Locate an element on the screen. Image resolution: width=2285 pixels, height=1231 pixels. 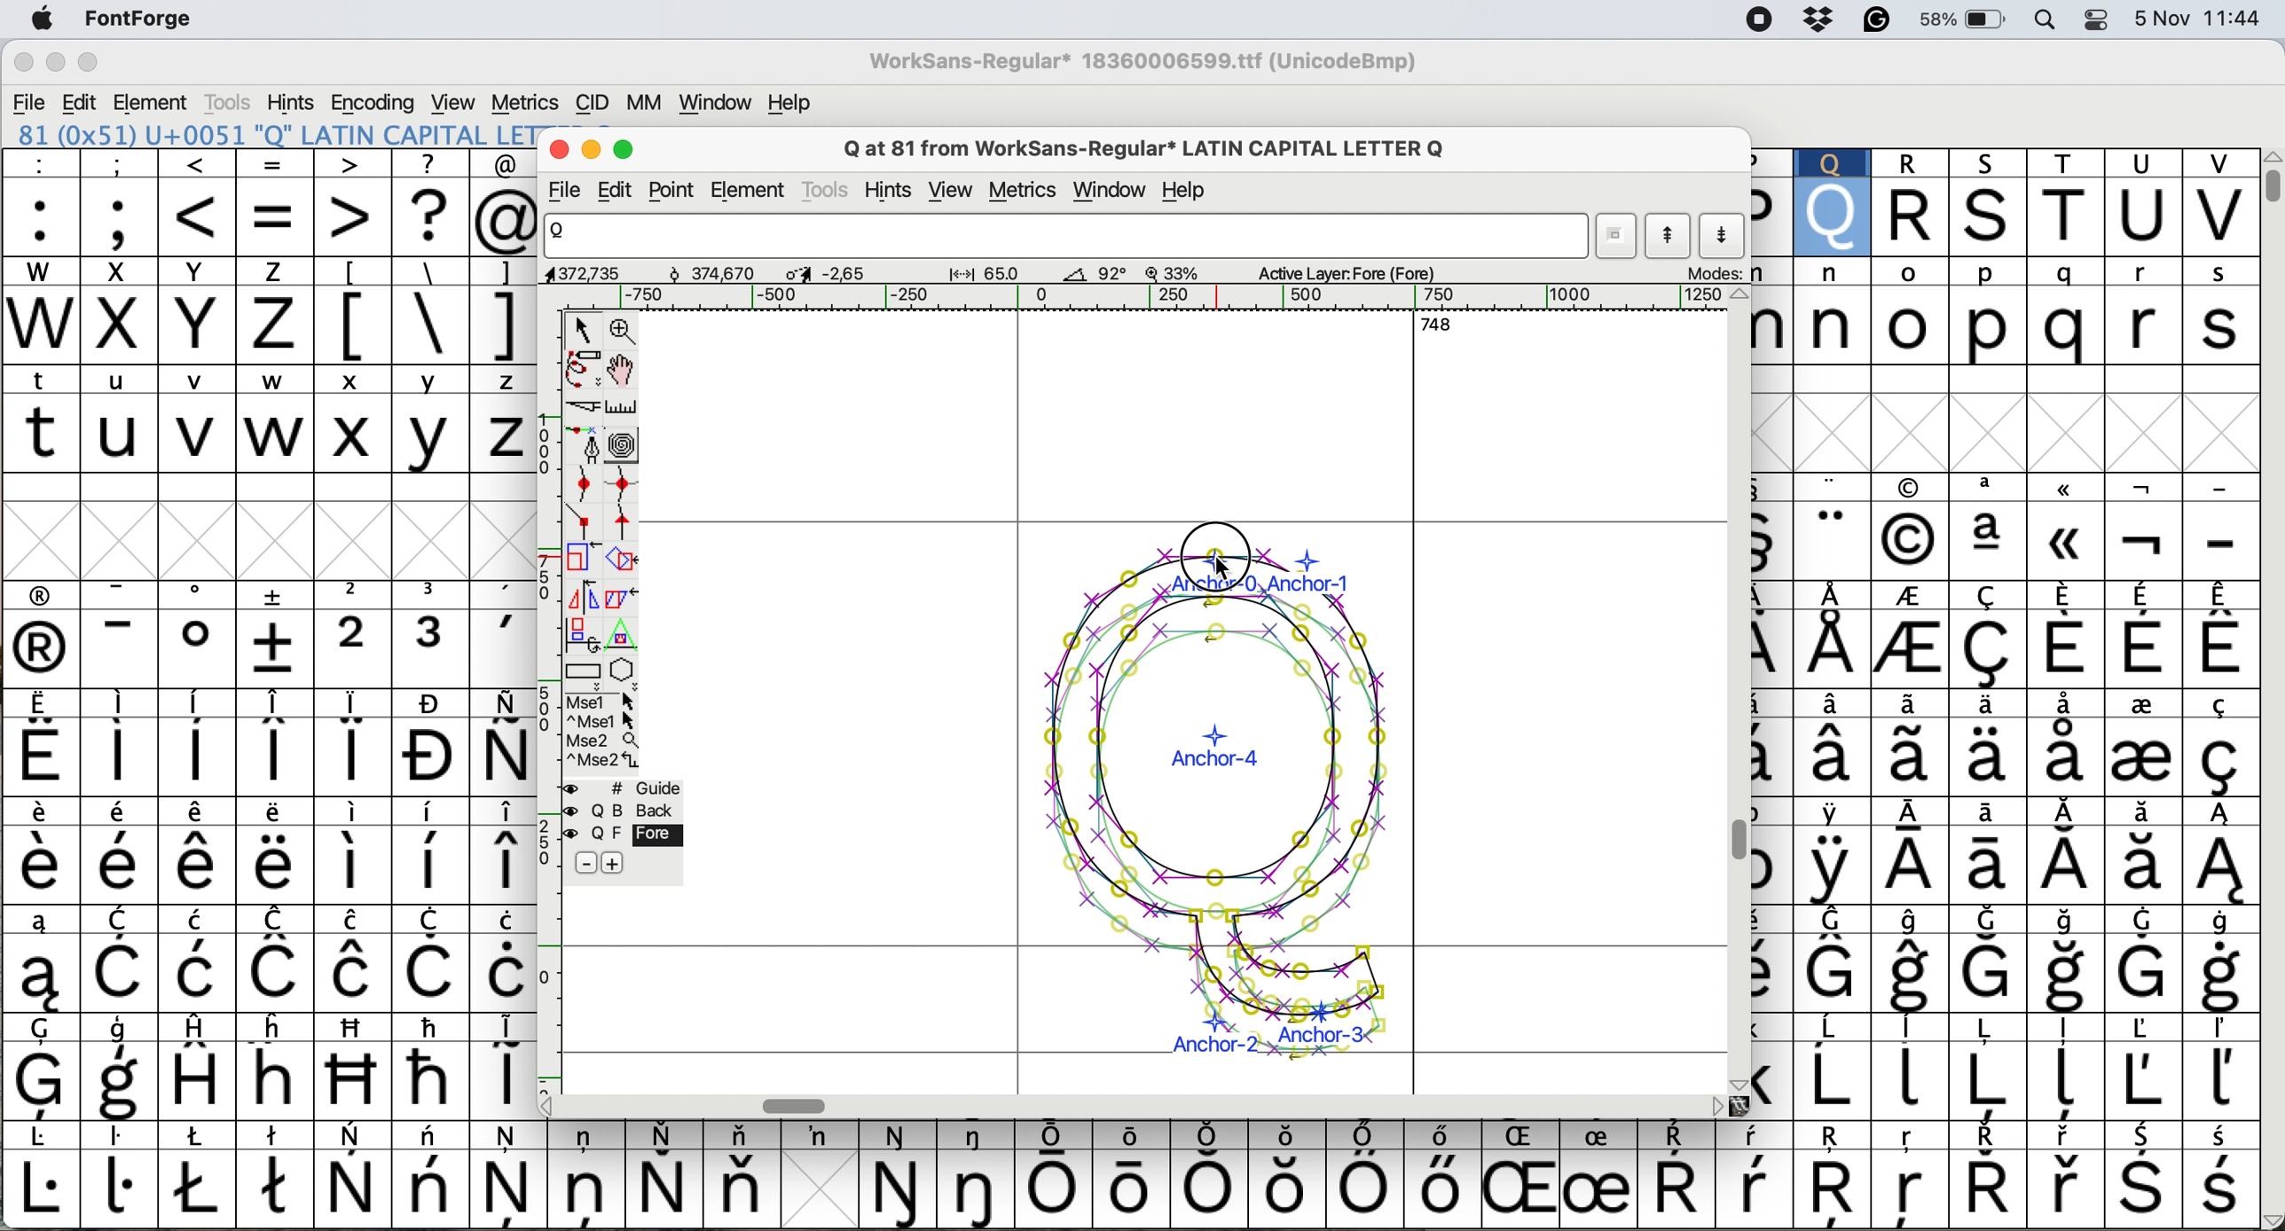
5 Nov 11:44 is located at coordinates (2197, 21).